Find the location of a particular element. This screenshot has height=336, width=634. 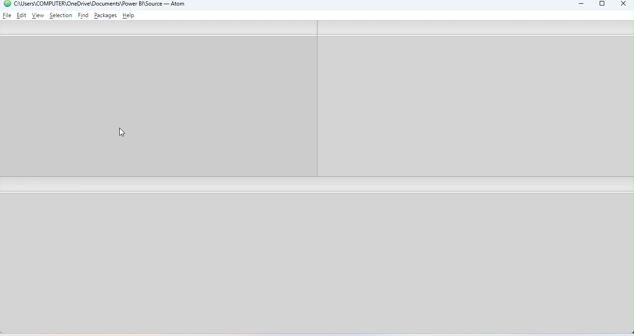

Pane 2 is located at coordinates (474, 107).